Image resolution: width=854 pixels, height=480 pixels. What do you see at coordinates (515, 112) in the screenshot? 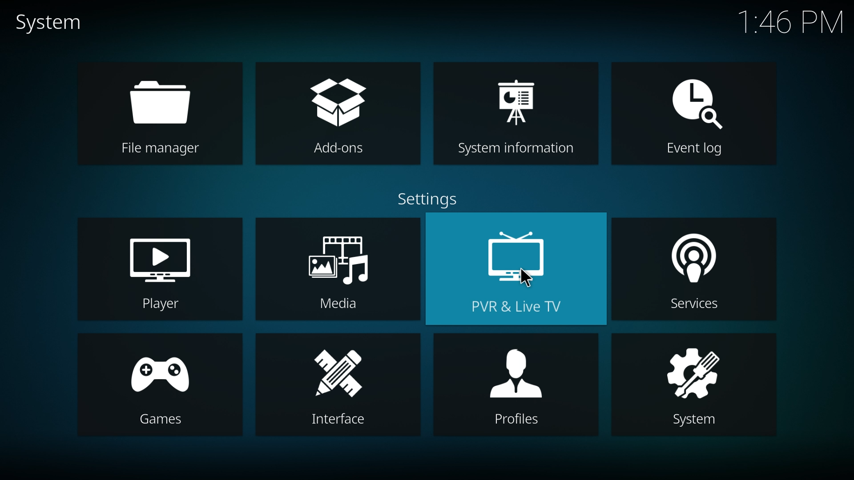
I see `system info` at bounding box center [515, 112].